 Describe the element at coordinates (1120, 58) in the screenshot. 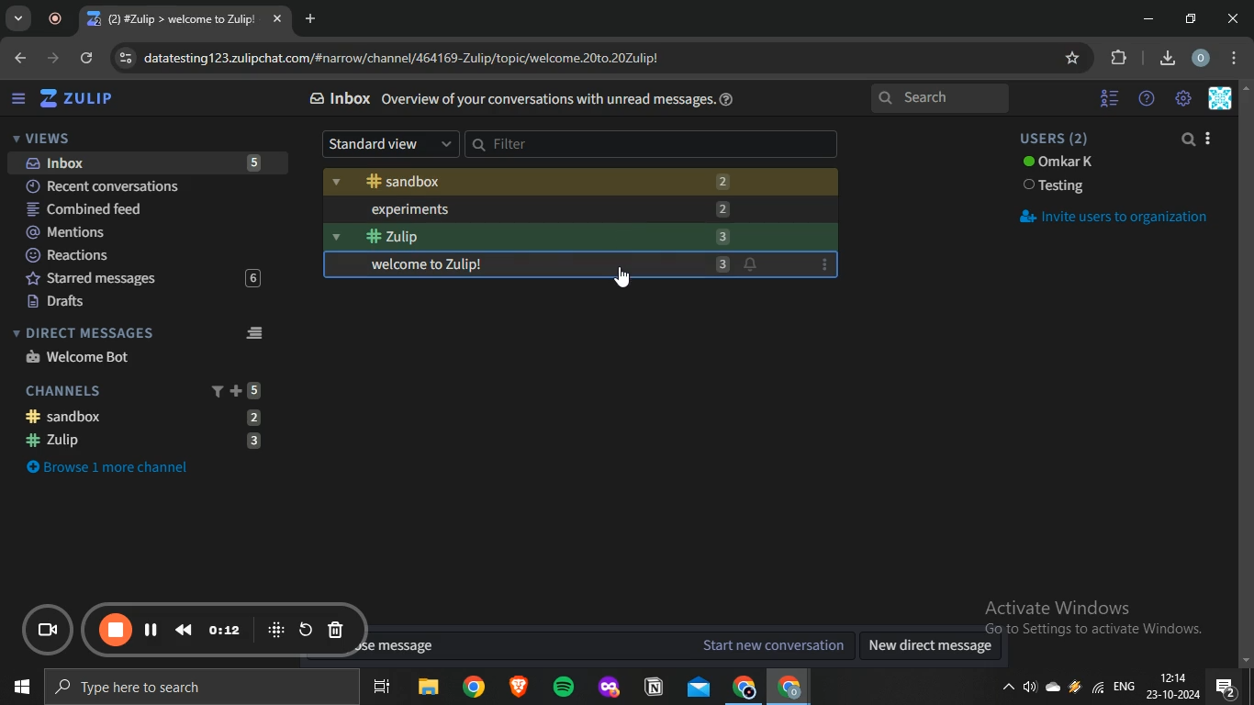

I see `extensions` at that location.